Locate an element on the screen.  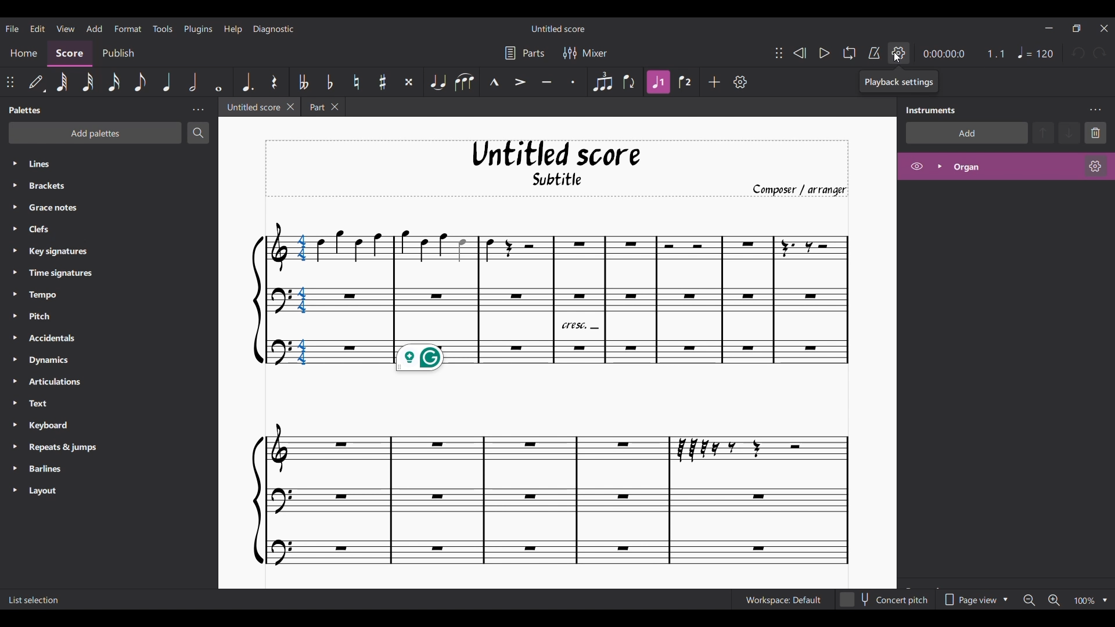
Flip direction is located at coordinates (630, 82).